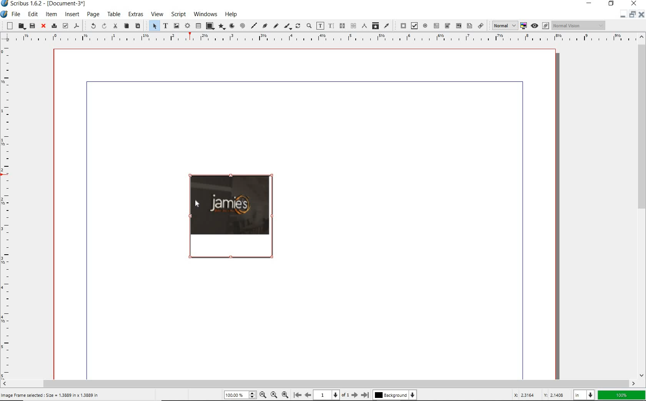 The height and width of the screenshot is (401, 646). What do you see at coordinates (187, 26) in the screenshot?
I see `render frame` at bounding box center [187, 26].